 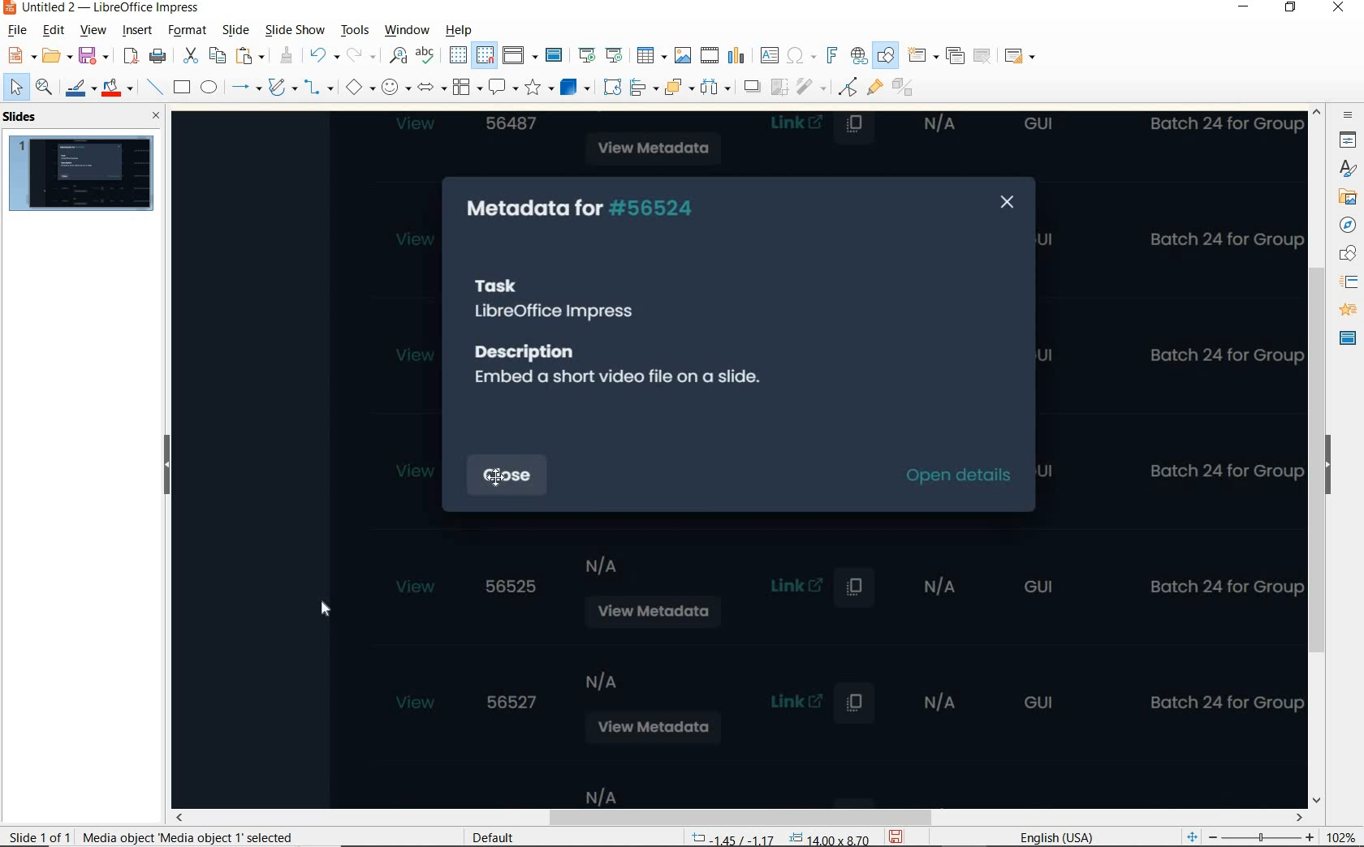 What do you see at coordinates (119, 89) in the screenshot?
I see `FILL COLOR` at bounding box center [119, 89].